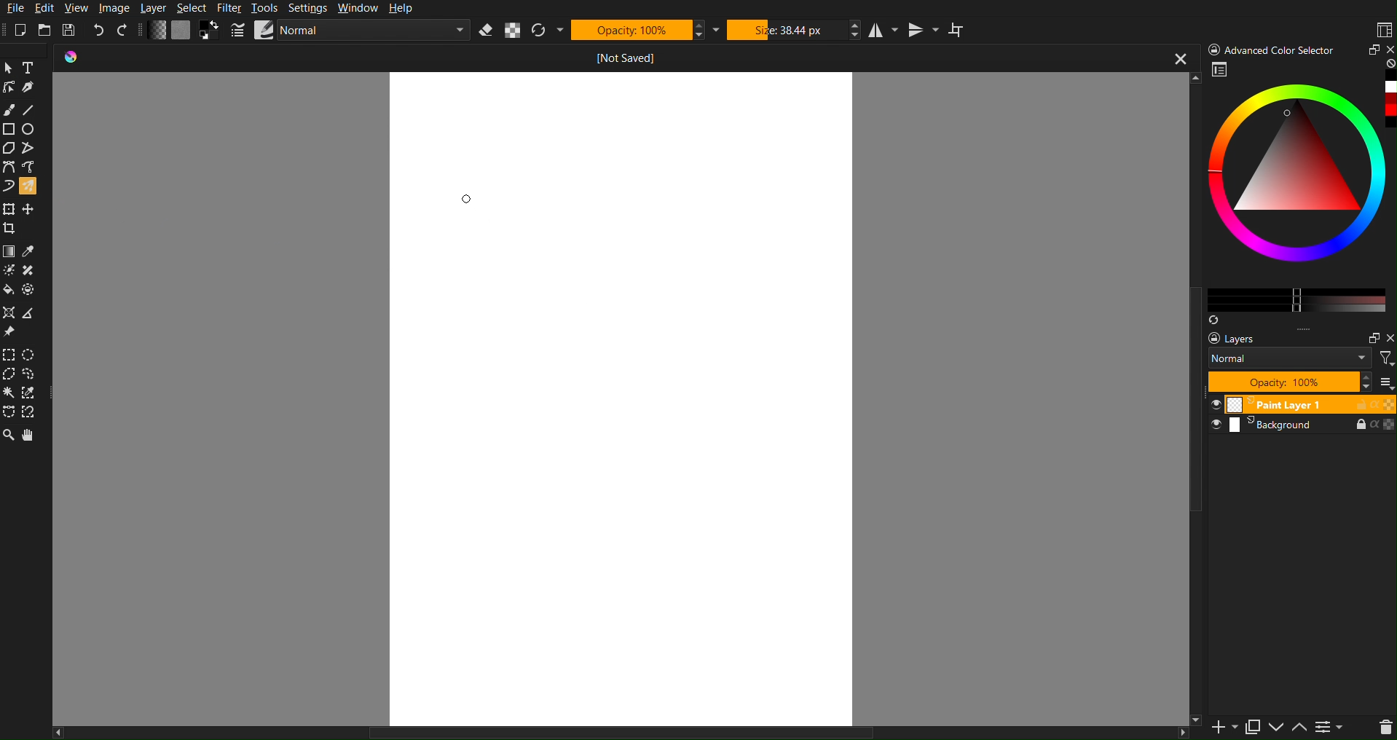  Describe the element at coordinates (406, 9) in the screenshot. I see `Help` at that location.